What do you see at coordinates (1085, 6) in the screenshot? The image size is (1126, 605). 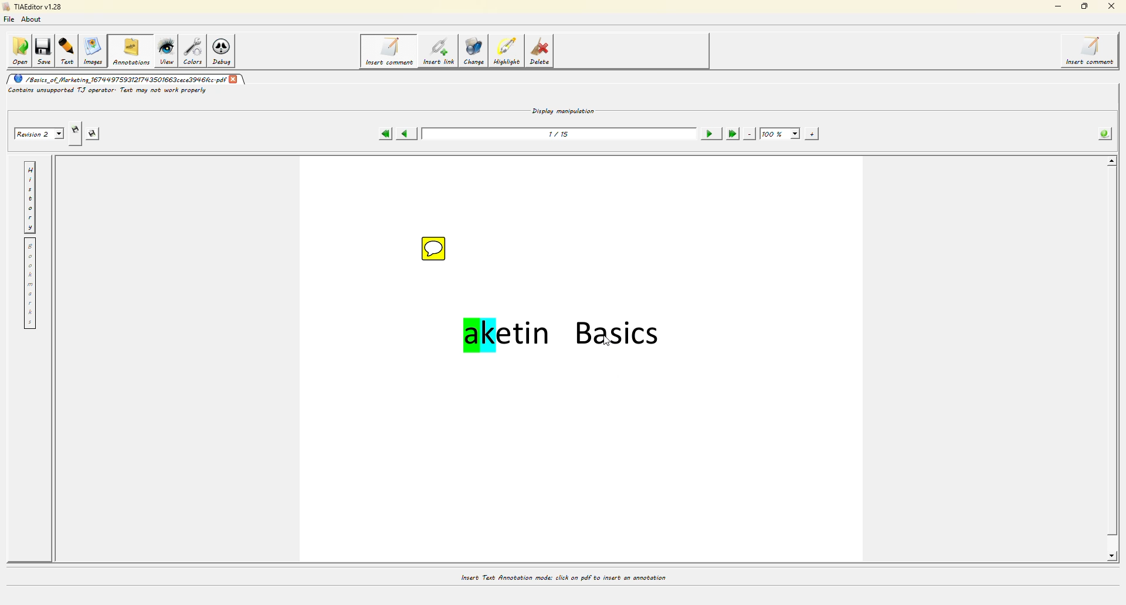 I see `maximize` at bounding box center [1085, 6].